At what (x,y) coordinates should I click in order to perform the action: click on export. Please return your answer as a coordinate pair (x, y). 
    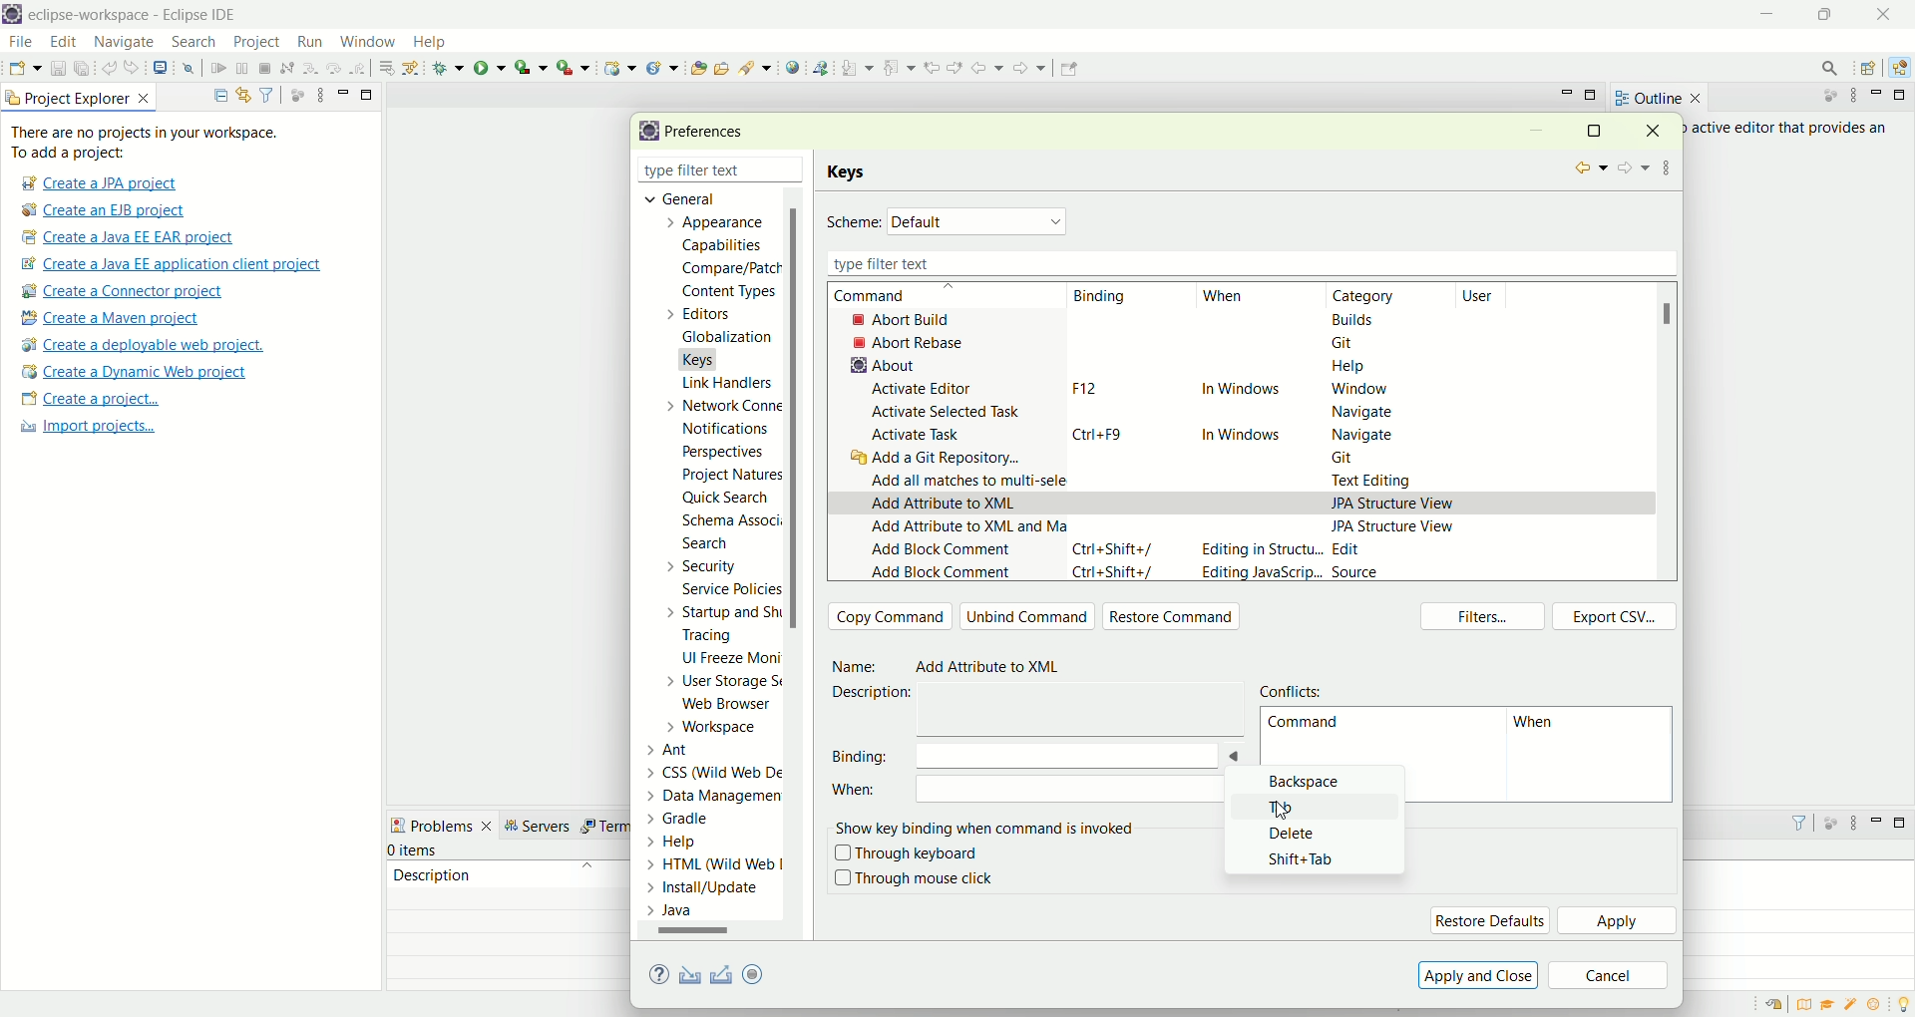
    Looking at the image, I should click on (767, 973).